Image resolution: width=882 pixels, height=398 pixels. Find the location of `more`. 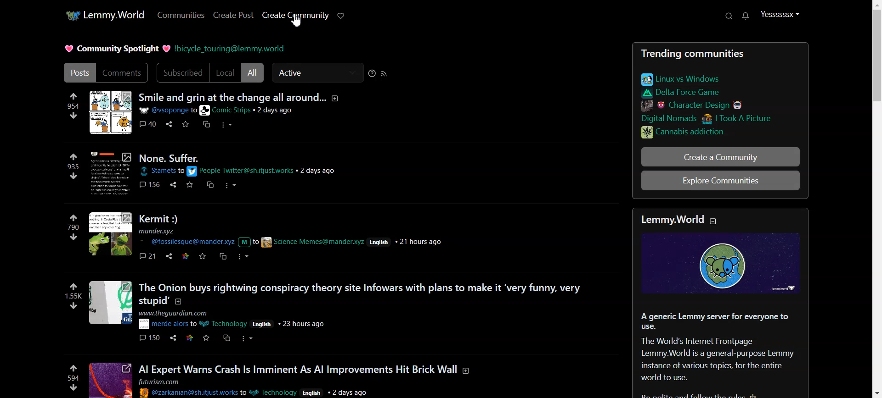

more is located at coordinates (228, 125).